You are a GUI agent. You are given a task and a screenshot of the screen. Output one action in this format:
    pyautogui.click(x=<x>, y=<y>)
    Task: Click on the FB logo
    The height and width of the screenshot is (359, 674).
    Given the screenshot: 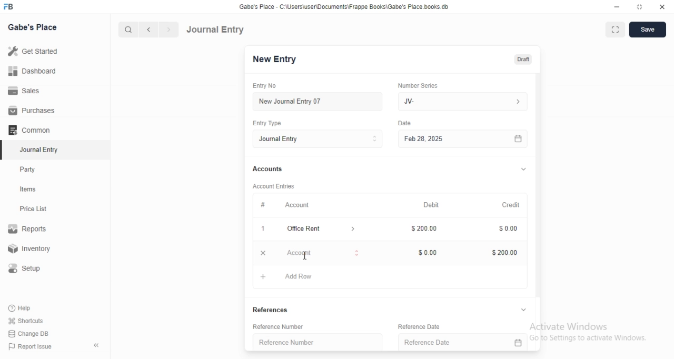 What is the action you would take?
    pyautogui.click(x=9, y=7)
    